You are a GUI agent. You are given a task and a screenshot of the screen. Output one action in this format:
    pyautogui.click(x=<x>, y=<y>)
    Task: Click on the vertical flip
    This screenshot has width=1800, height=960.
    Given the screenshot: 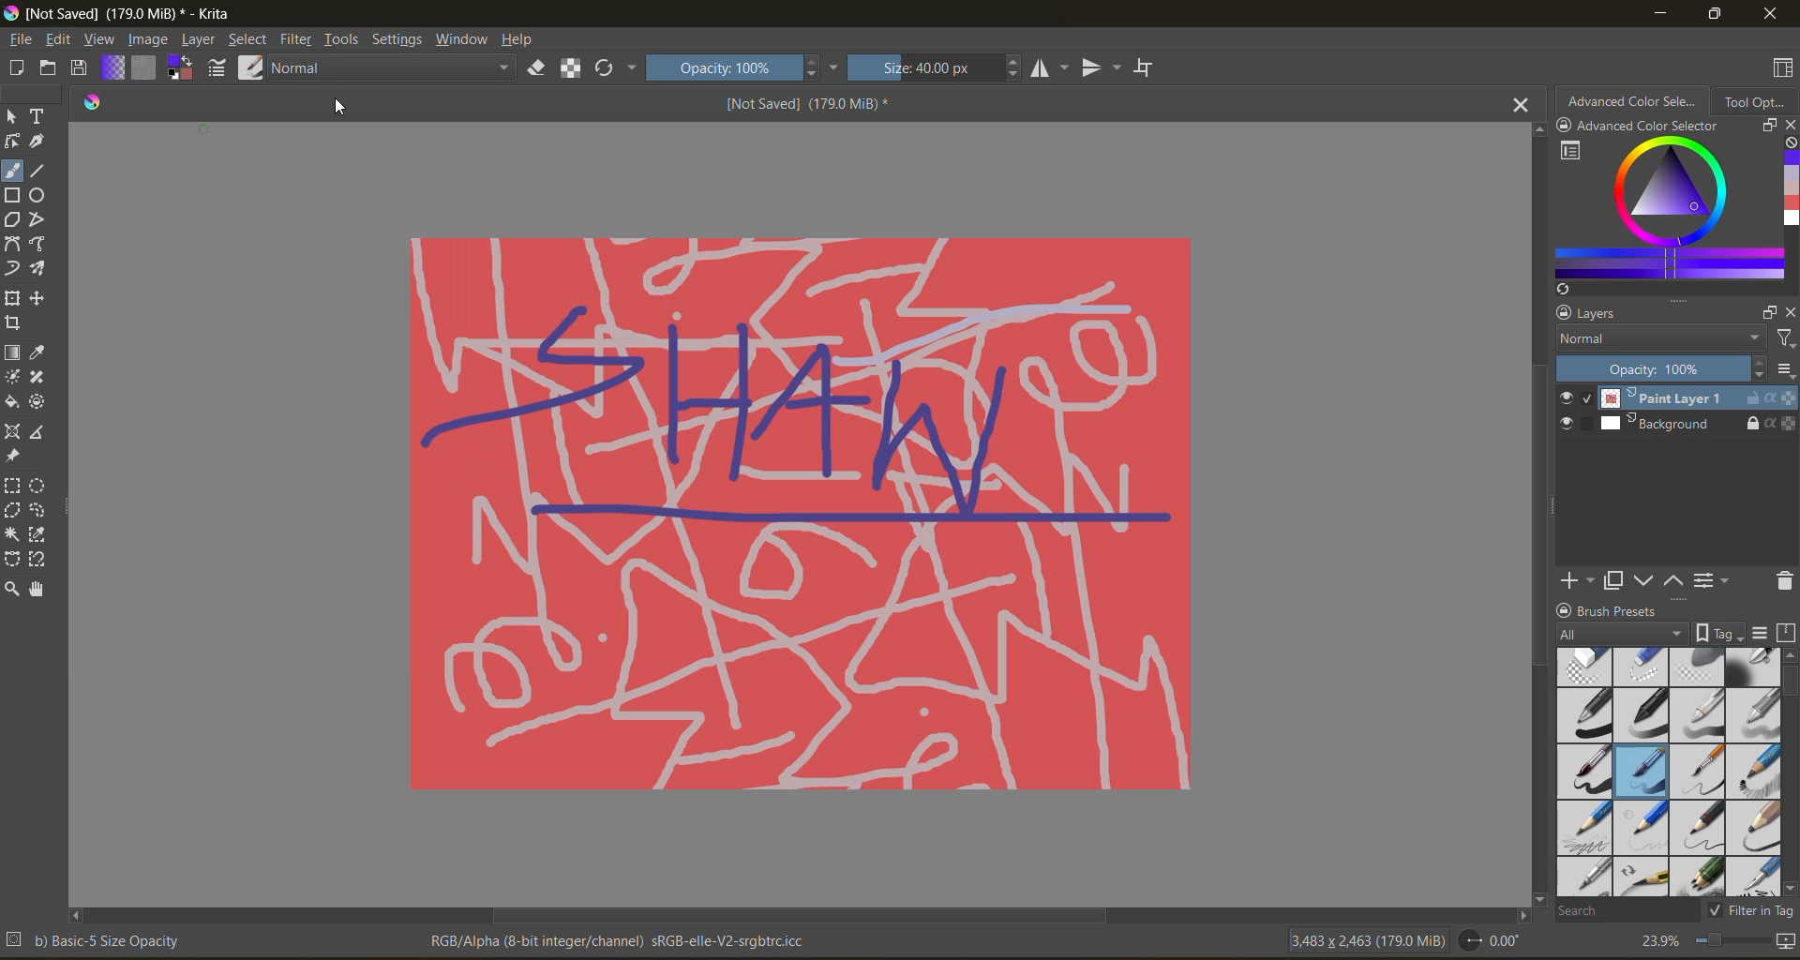 What is the action you would take?
    pyautogui.click(x=1102, y=67)
    